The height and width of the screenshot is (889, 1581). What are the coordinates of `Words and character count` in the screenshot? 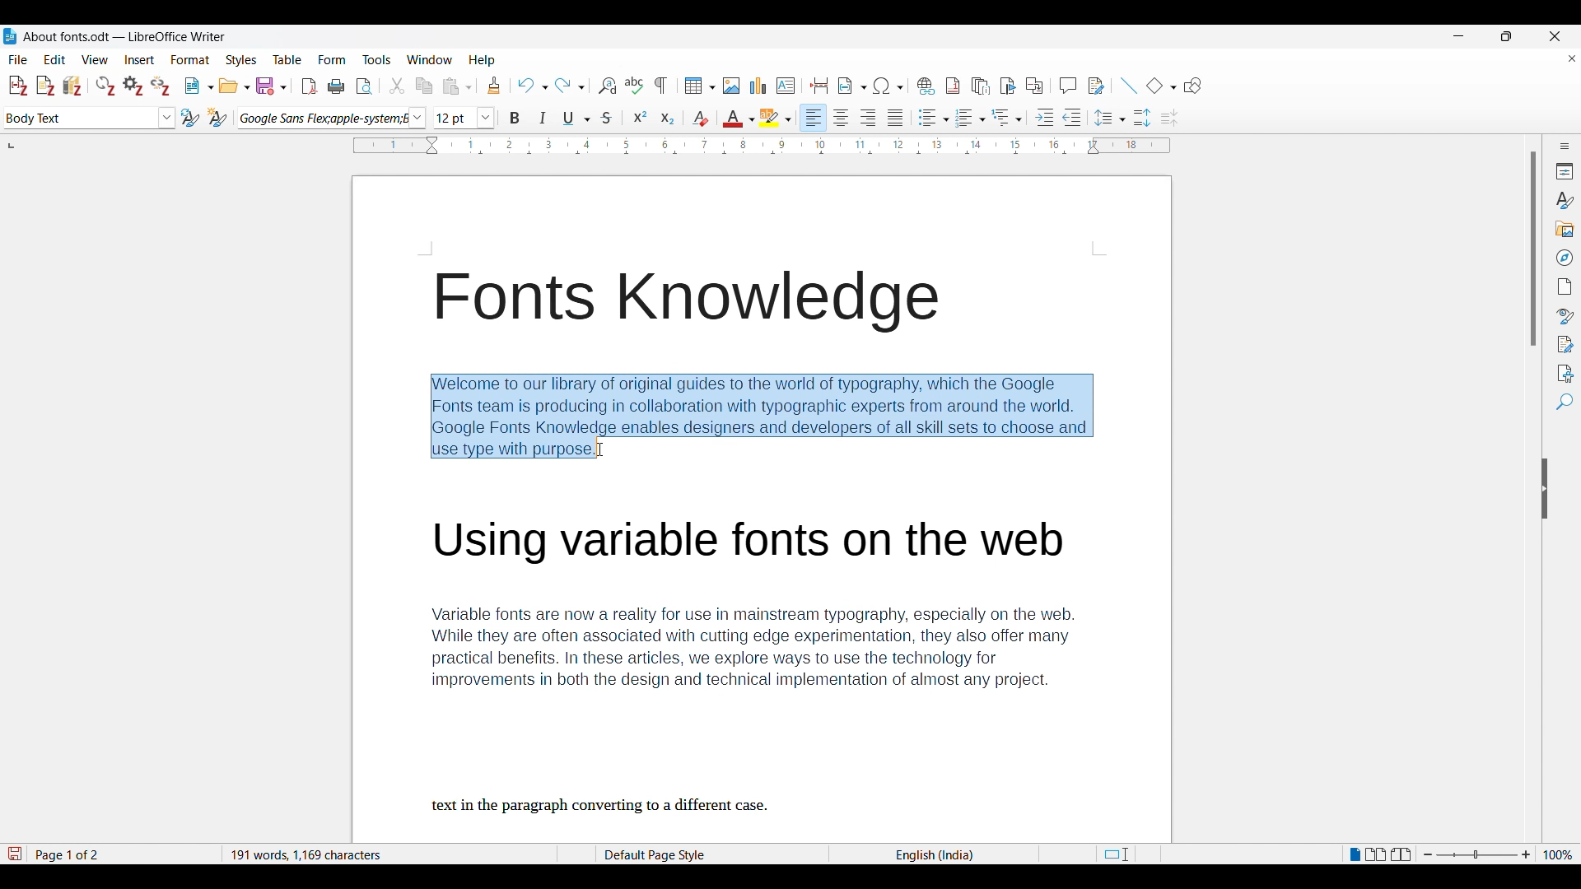 It's located at (385, 854).